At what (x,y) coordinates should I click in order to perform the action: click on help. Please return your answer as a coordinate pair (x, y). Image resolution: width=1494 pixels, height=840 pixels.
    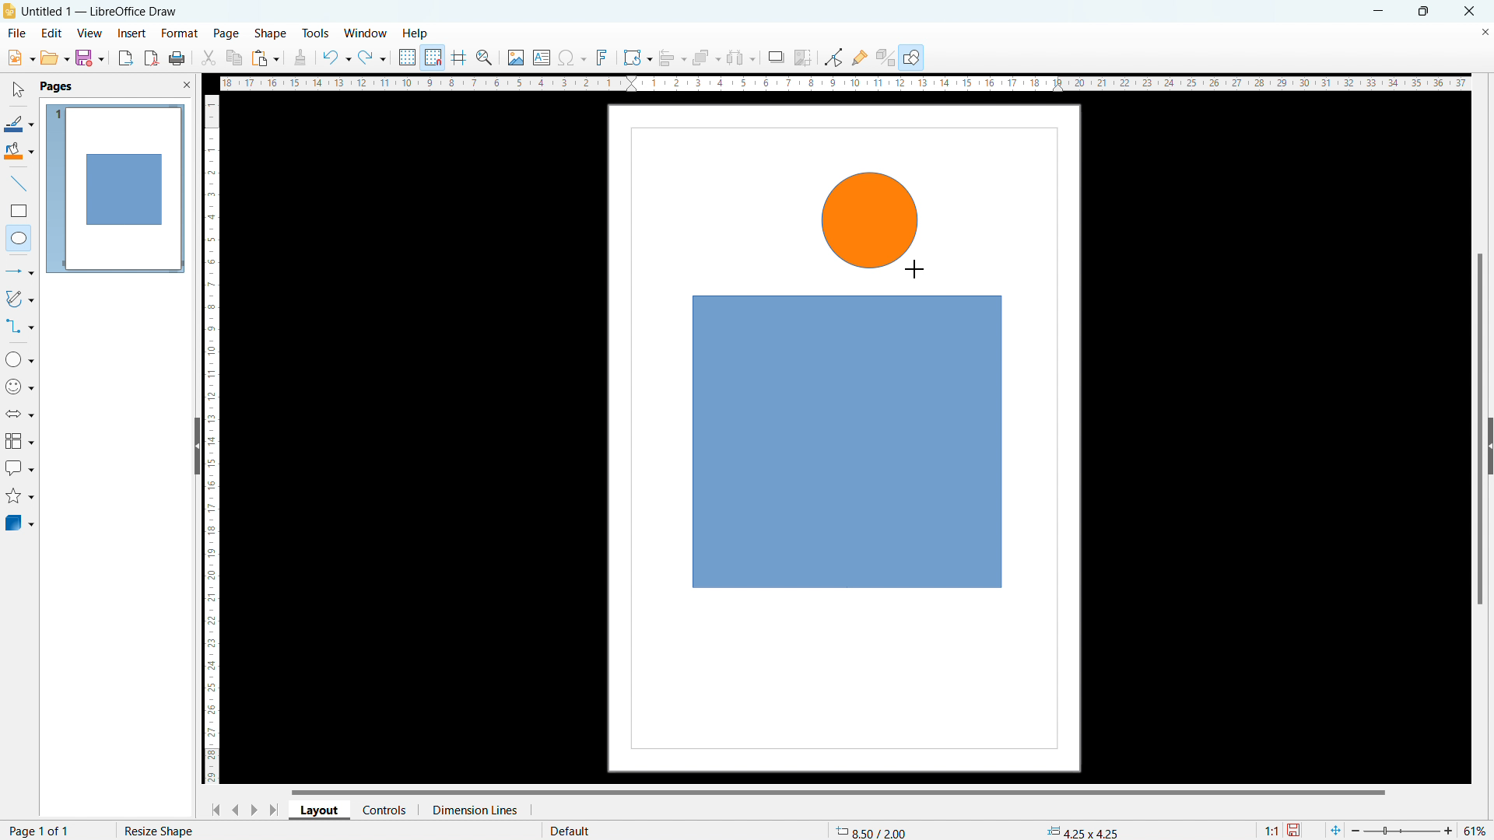
    Looking at the image, I should click on (416, 34).